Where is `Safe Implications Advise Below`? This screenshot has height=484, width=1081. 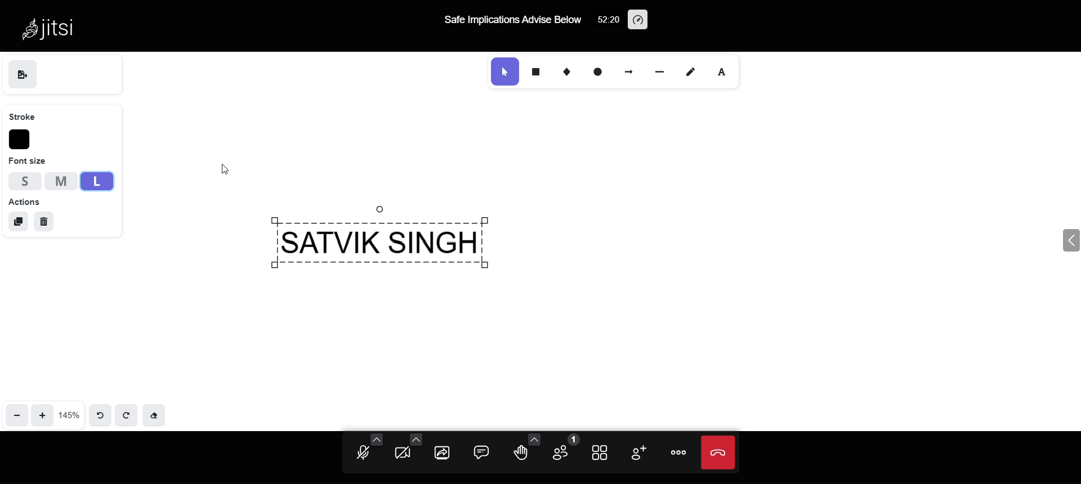
Safe Implications Advise Below is located at coordinates (513, 21).